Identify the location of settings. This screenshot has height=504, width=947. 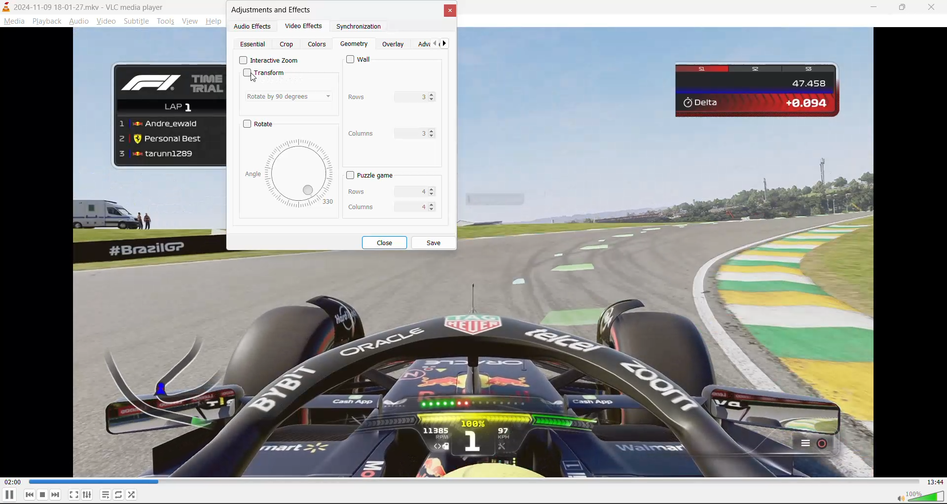
(88, 495).